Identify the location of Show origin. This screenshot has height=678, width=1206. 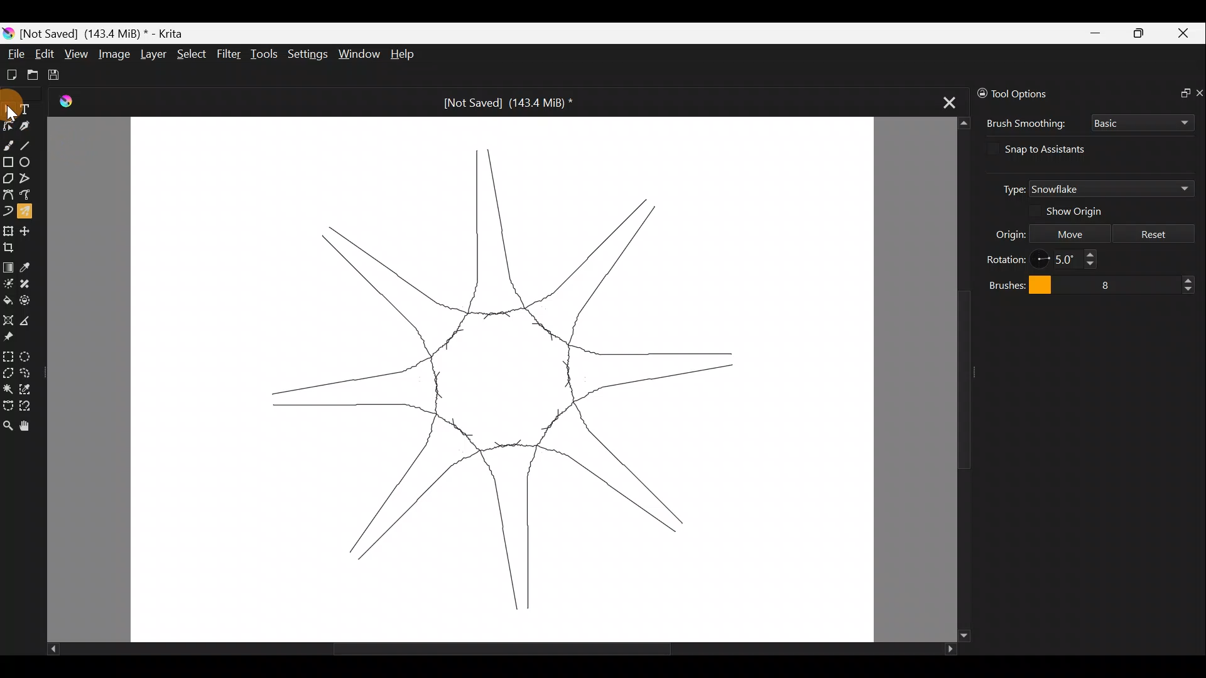
(1083, 212).